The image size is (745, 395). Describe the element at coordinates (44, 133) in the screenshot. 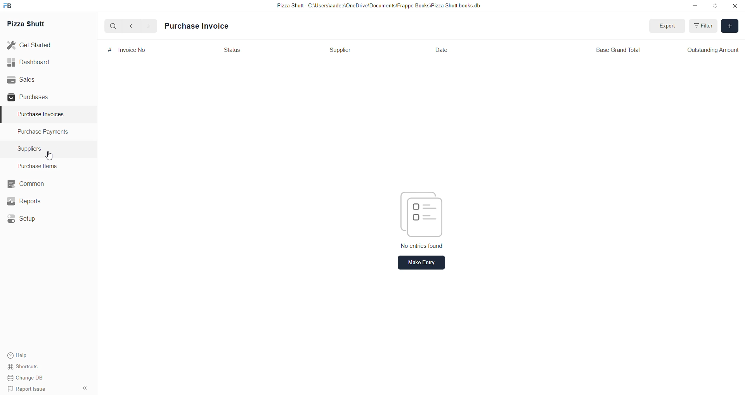

I see `Purchase Payments` at that location.